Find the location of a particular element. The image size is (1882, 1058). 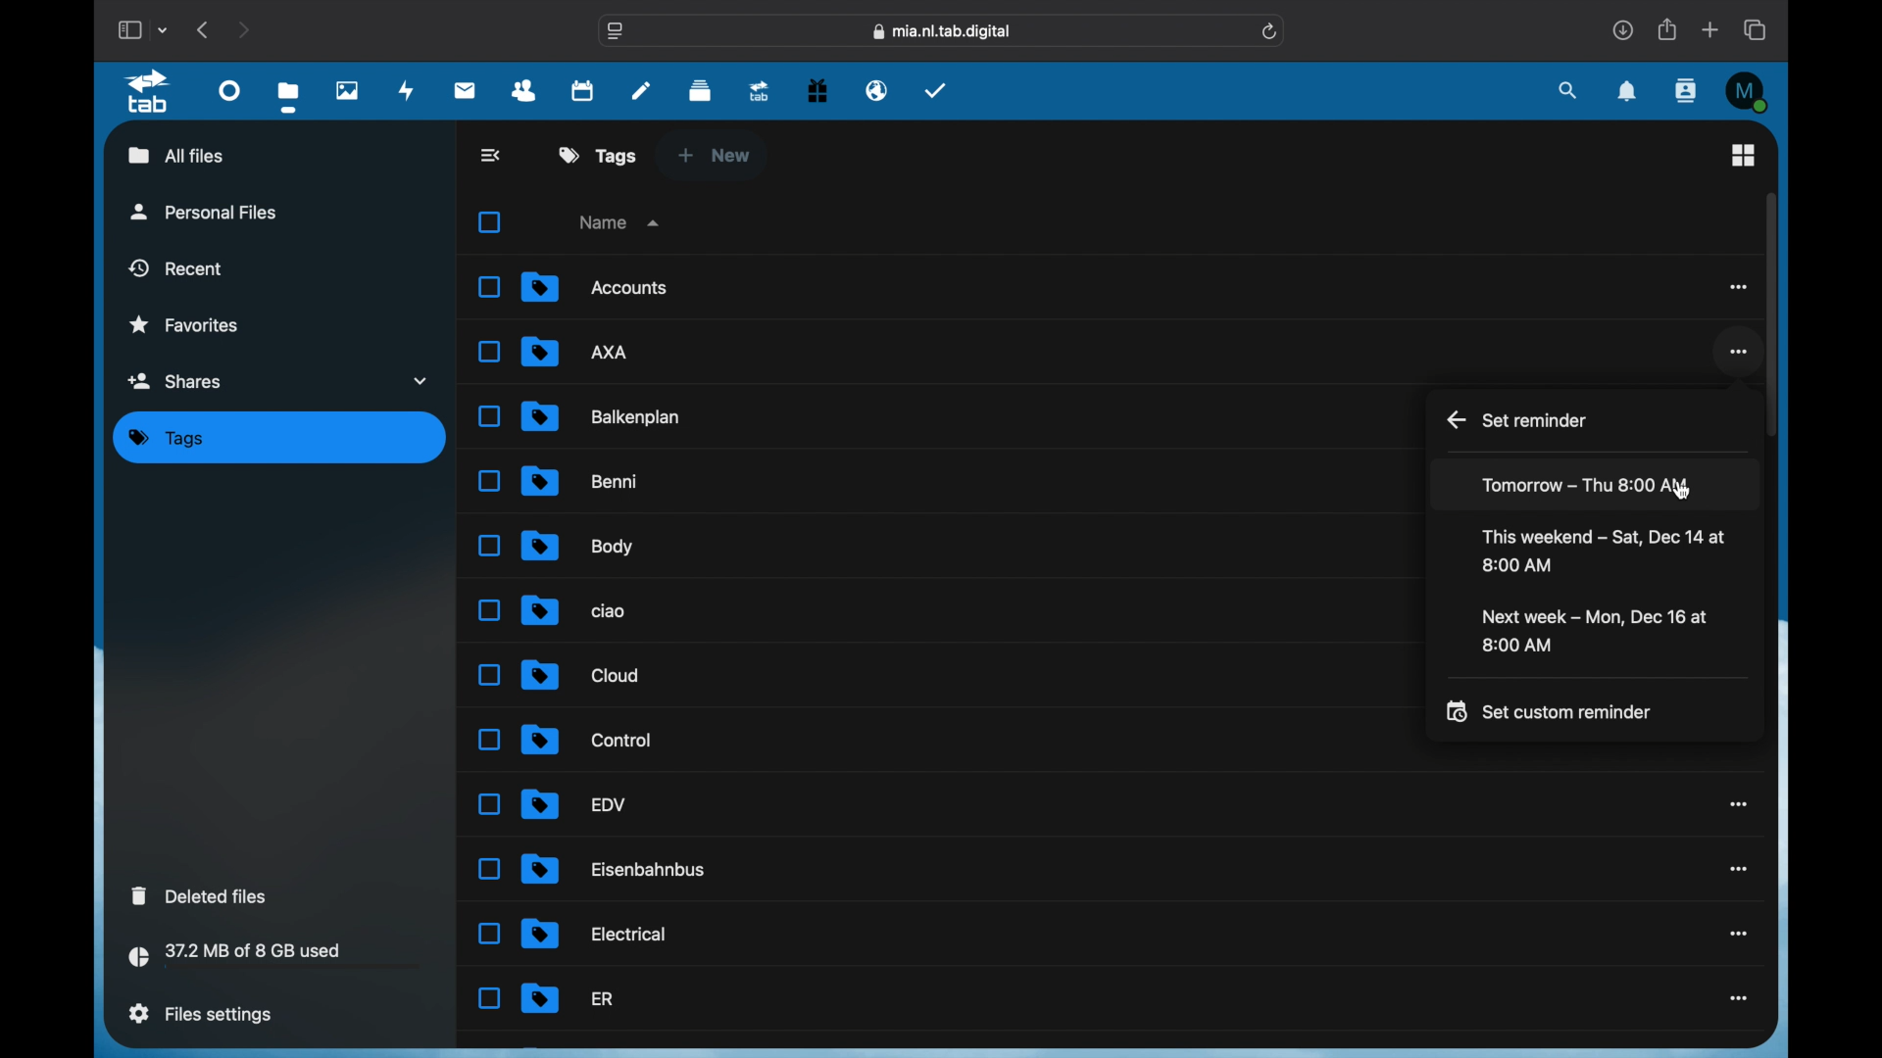

deck is located at coordinates (701, 88).